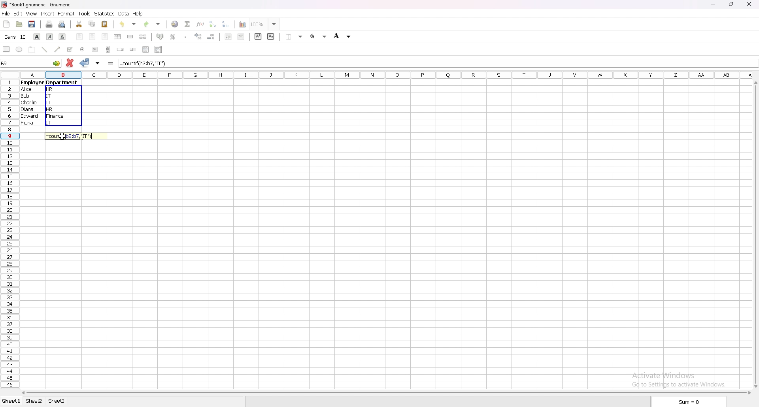 The width and height of the screenshot is (759, 407). Describe the element at coordinates (732, 4) in the screenshot. I see `resize` at that location.